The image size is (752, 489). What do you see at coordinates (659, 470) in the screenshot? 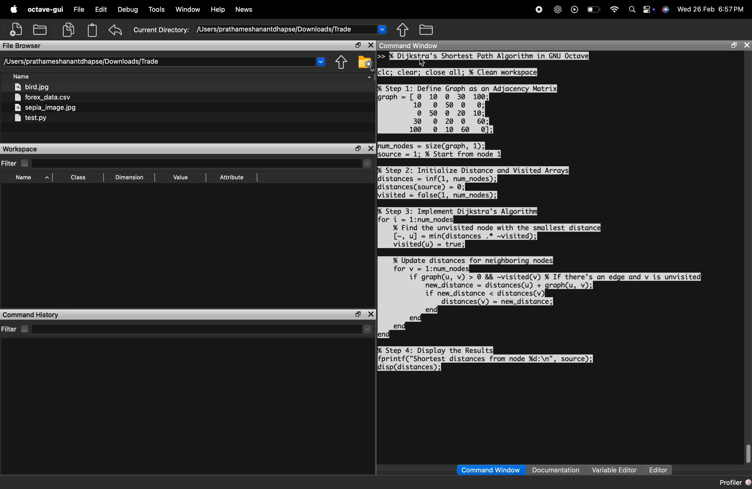
I see `editor` at bounding box center [659, 470].